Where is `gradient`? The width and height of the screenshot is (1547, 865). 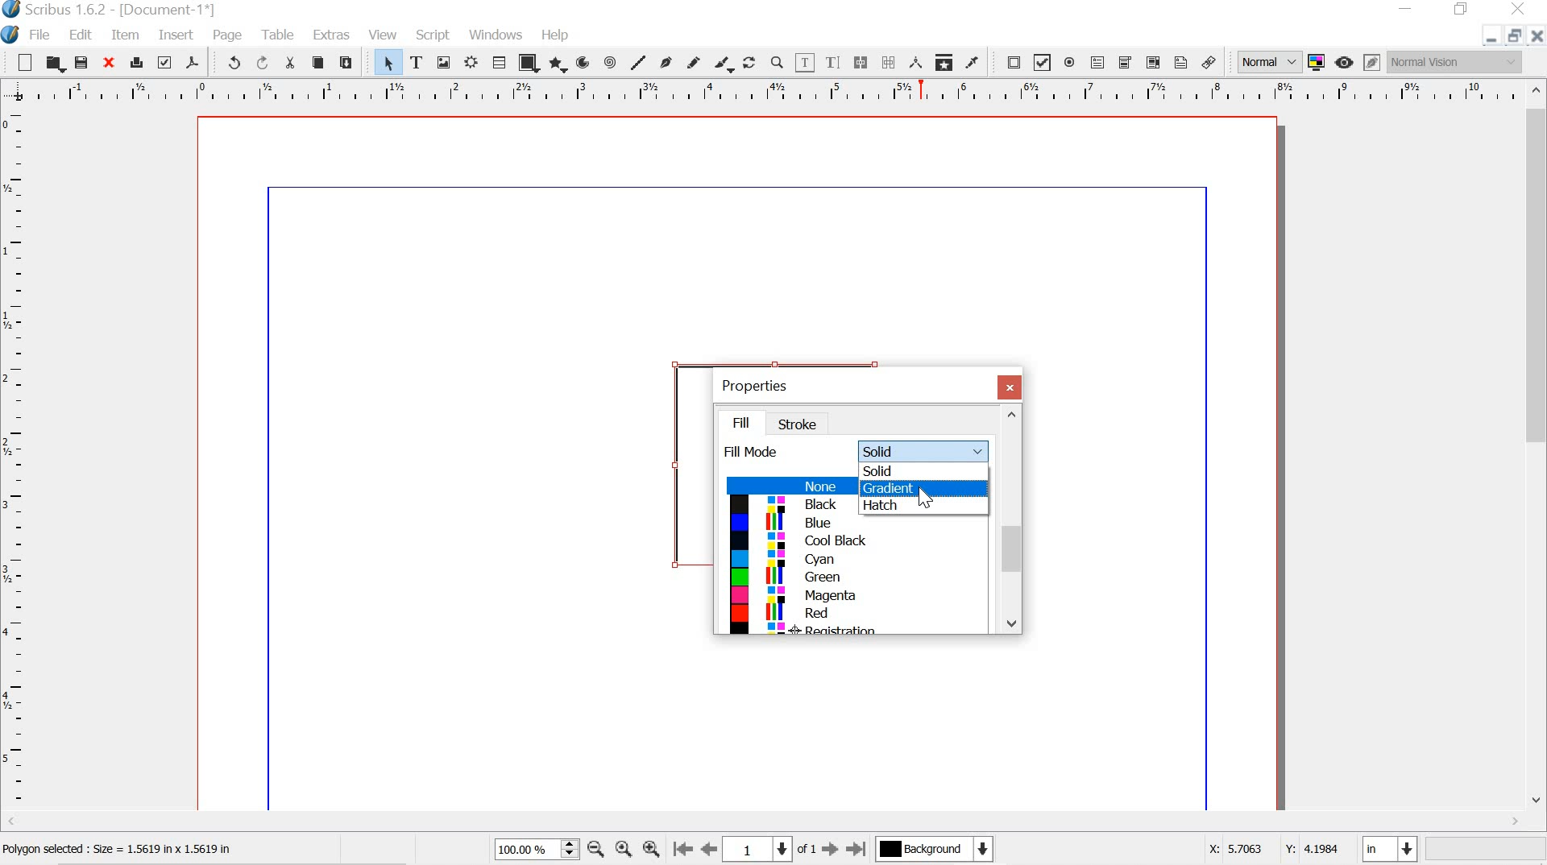
gradient is located at coordinates (915, 490).